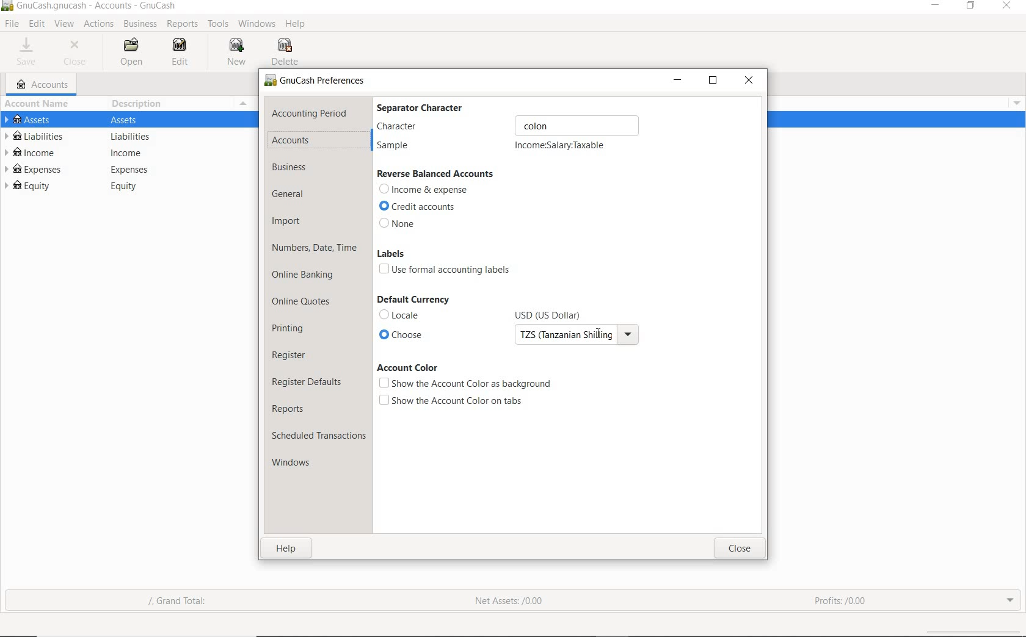  What do you see at coordinates (144, 105) in the screenshot?
I see `DESCRIPTION` at bounding box center [144, 105].